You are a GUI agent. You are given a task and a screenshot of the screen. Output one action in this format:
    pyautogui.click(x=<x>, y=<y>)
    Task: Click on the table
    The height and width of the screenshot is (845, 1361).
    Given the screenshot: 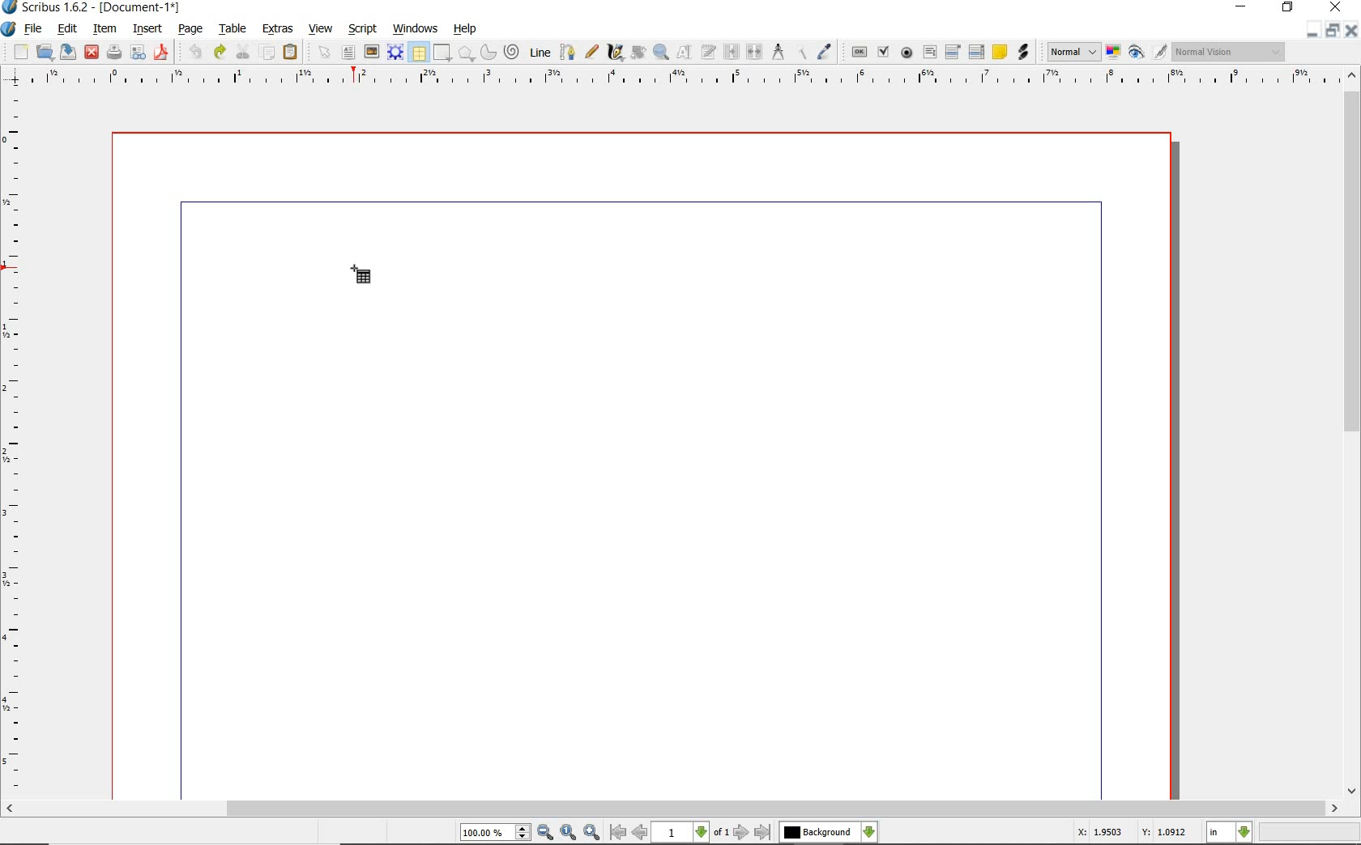 What is the action you would take?
    pyautogui.click(x=419, y=53)
    